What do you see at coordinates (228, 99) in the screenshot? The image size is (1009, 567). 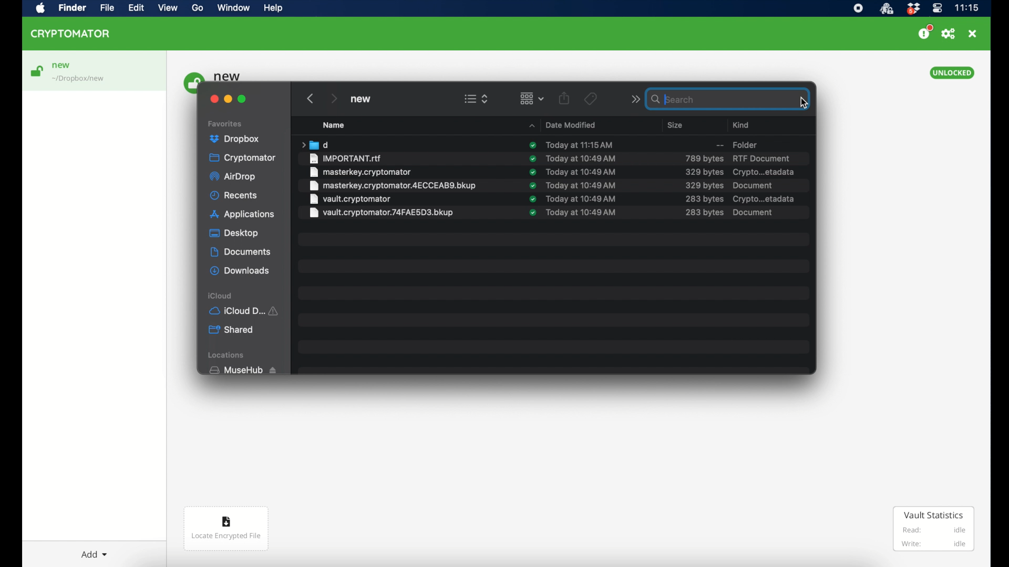 I see `minimize` at bounding box center [228, 99].